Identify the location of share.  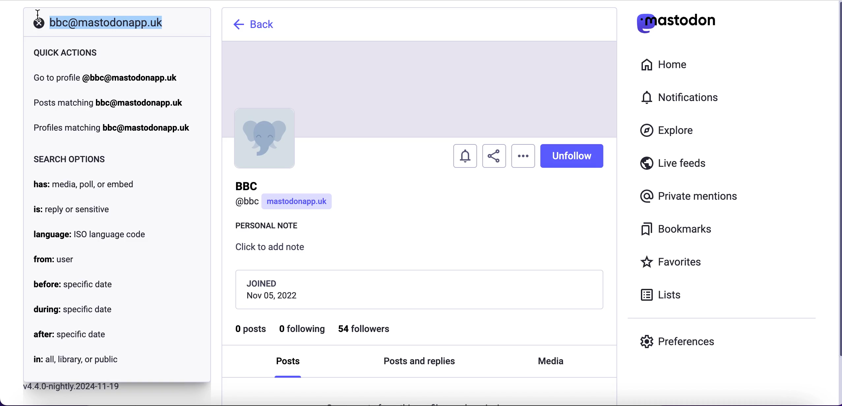
(494, 156).